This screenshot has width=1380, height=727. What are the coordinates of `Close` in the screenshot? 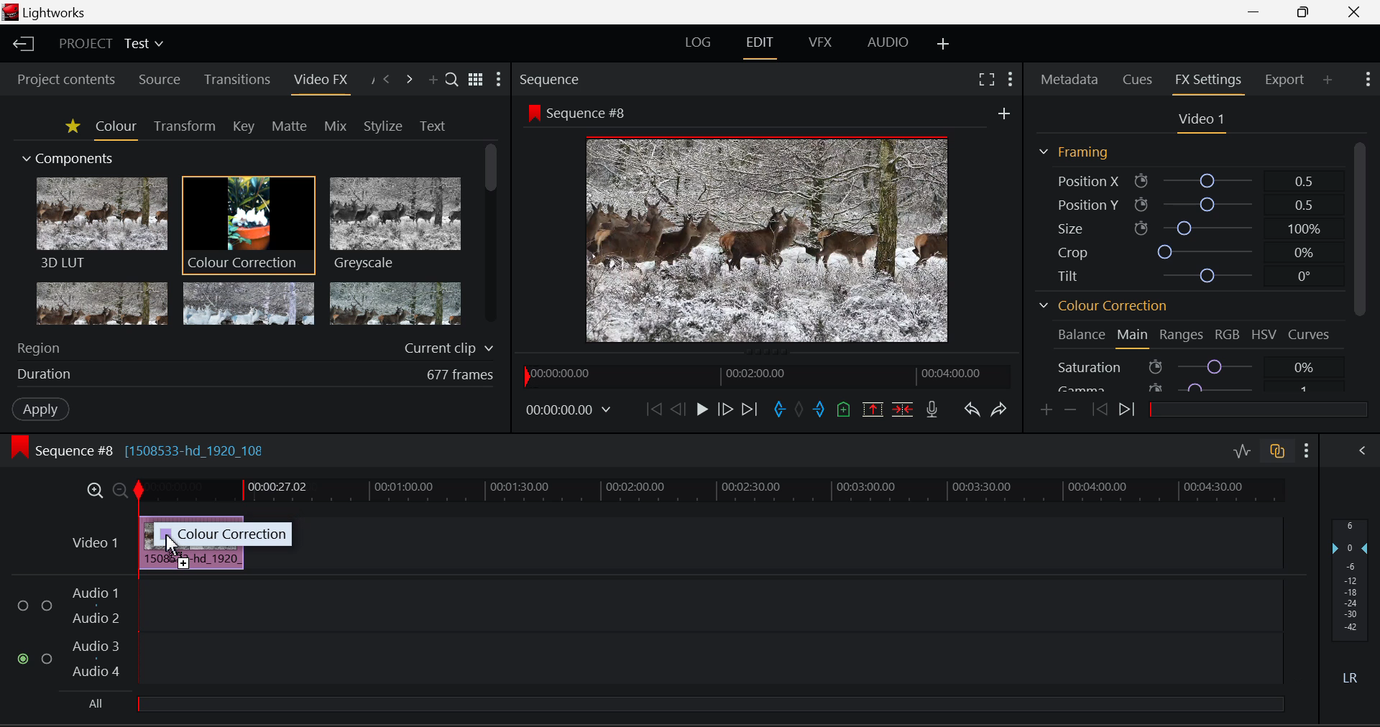 It's located at (1353, 13).